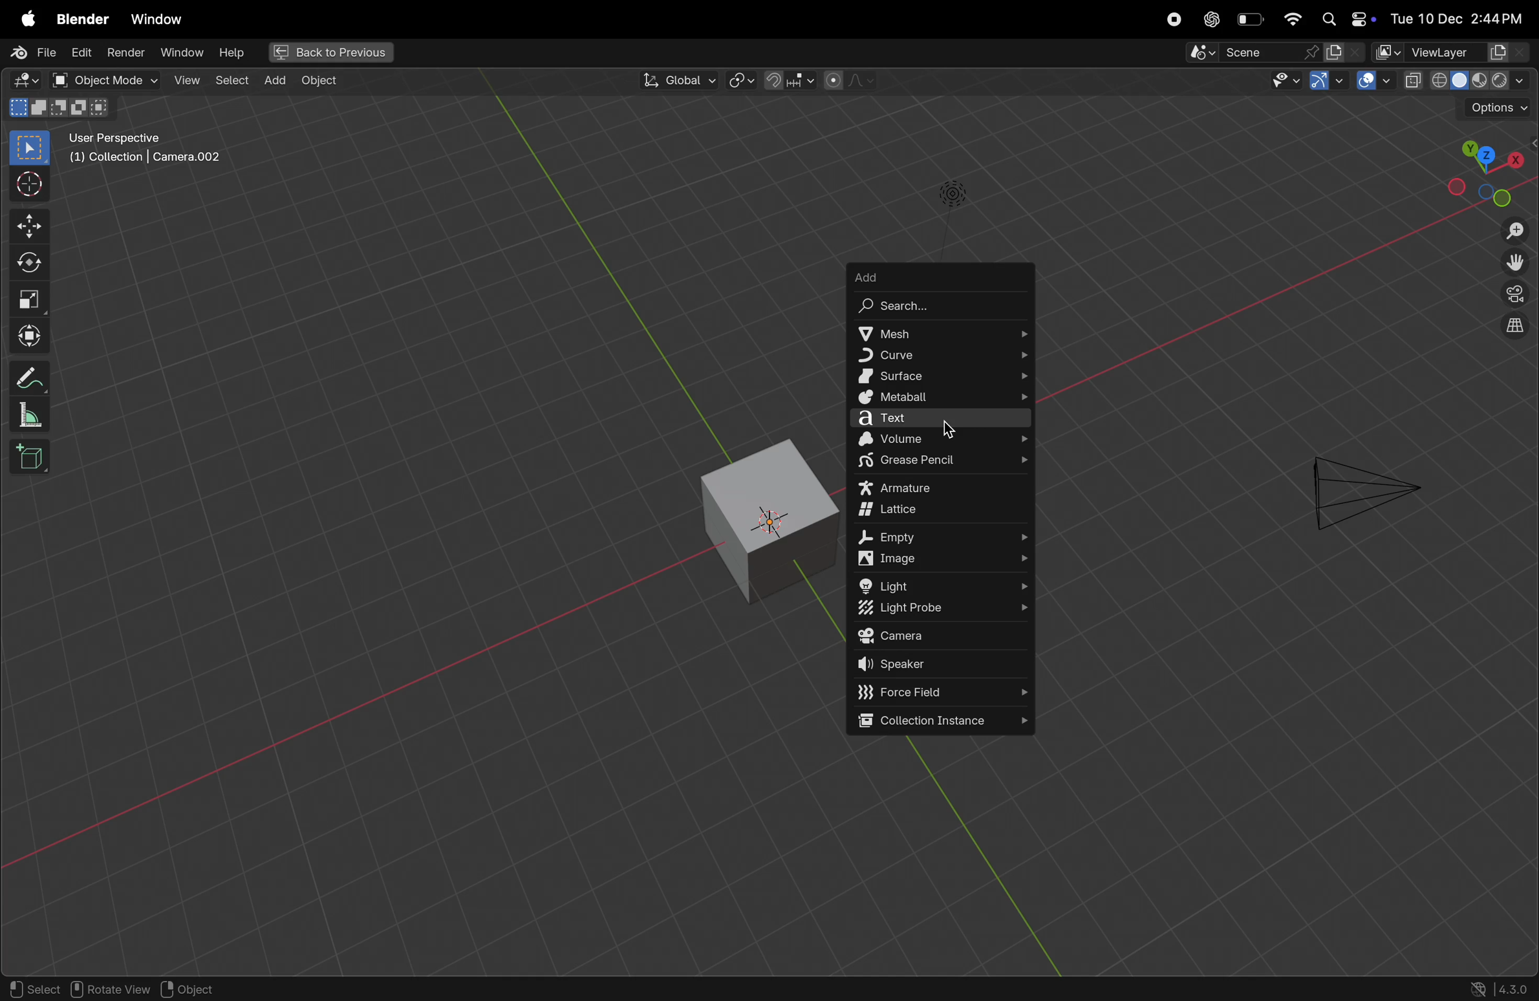  I want to click on version, so click(1500, 988).